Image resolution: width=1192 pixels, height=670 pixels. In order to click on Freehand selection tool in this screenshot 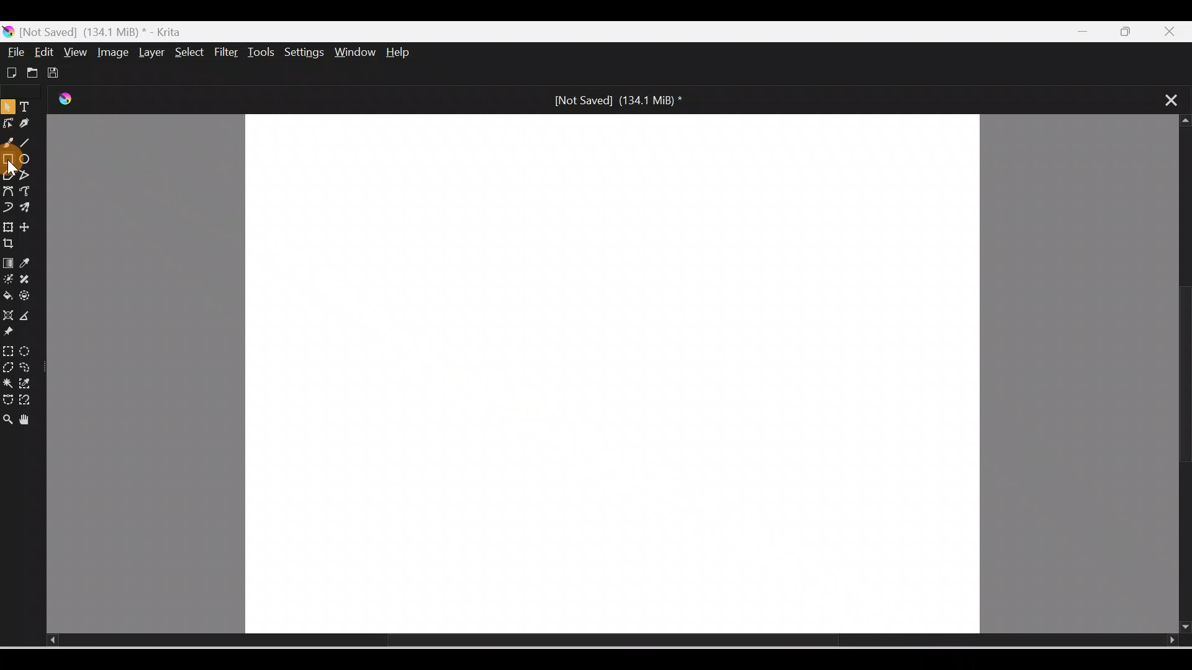, I will do `click(29, 367)`.